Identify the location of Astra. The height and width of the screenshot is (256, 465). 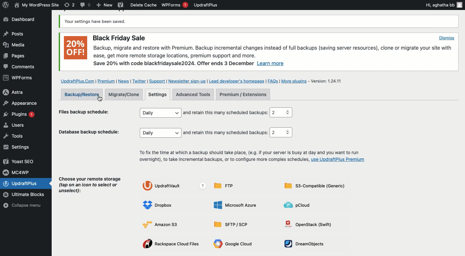
(18, 92).